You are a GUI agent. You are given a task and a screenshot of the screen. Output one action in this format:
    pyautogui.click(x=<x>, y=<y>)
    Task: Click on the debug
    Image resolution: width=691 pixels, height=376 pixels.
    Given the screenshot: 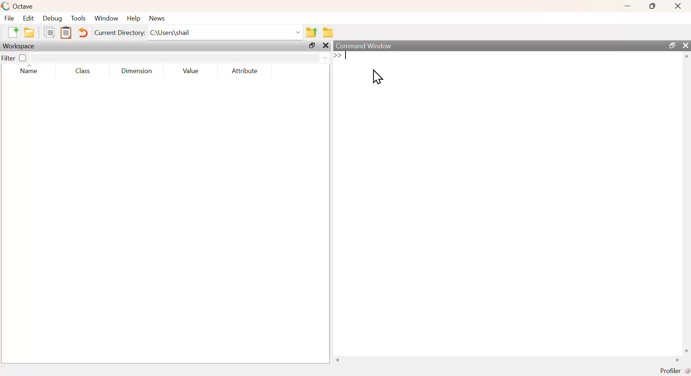 What is the action you would take?
    pyautogui.click(x=54, y=18)
    